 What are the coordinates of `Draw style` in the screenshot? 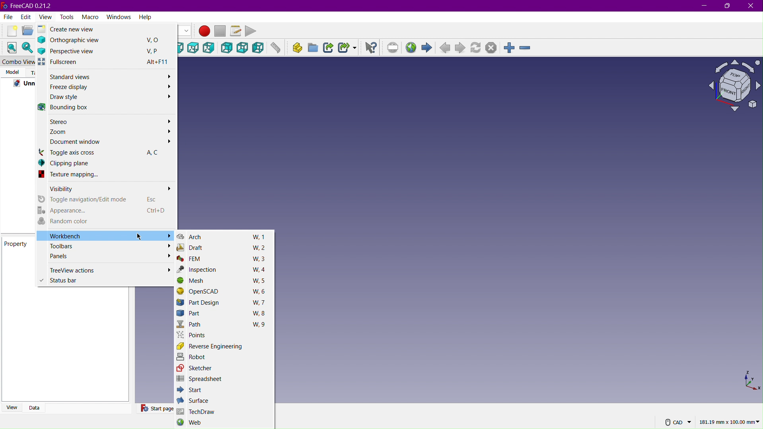 It's located at (106, 98).